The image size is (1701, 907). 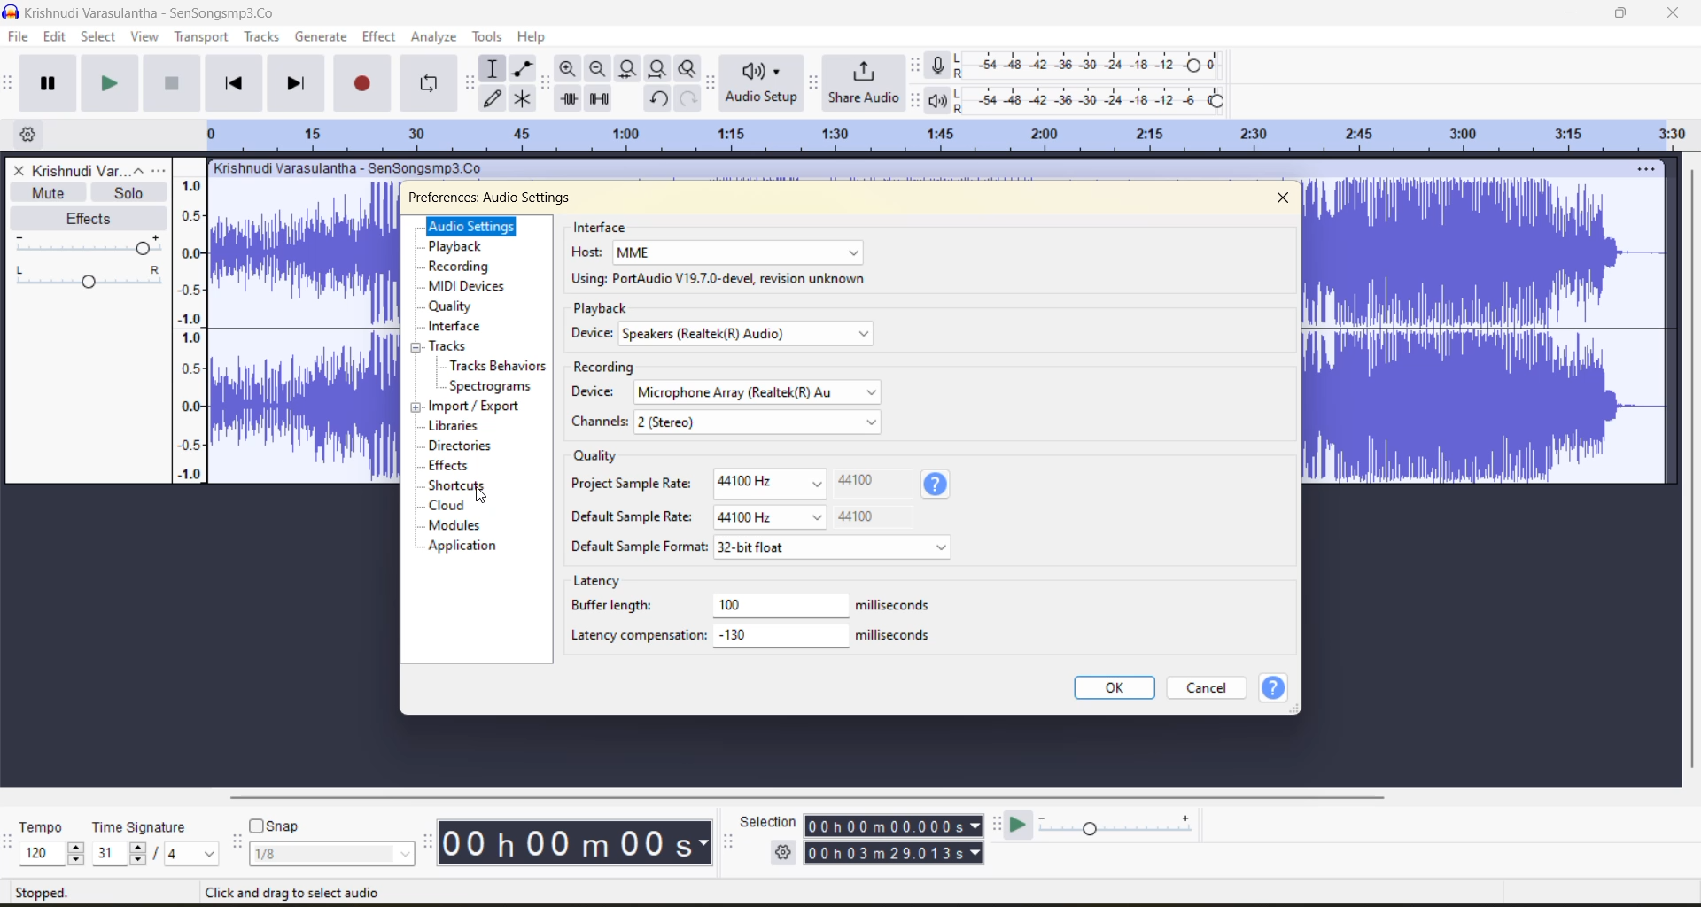 What do you see at coordinates (771, 820) in the screenshot?
I see `selection` at bounding box center [771, 820].